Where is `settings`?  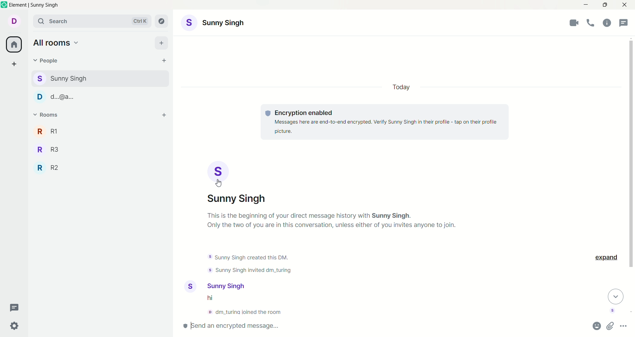 settings is located at coordinates (16, 325).